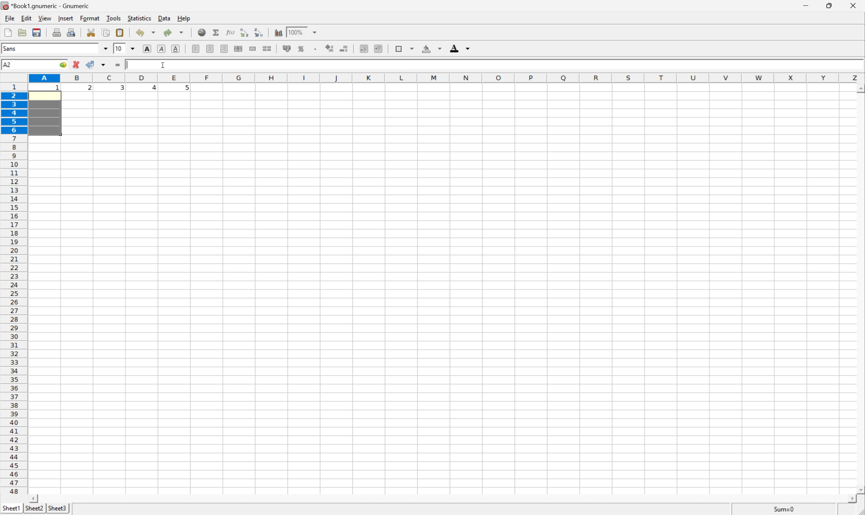 The image size is (865, 515). What do you see at coordinates (56, 32) in the screenshot?
I see `print` at bounding box center [56, 32].